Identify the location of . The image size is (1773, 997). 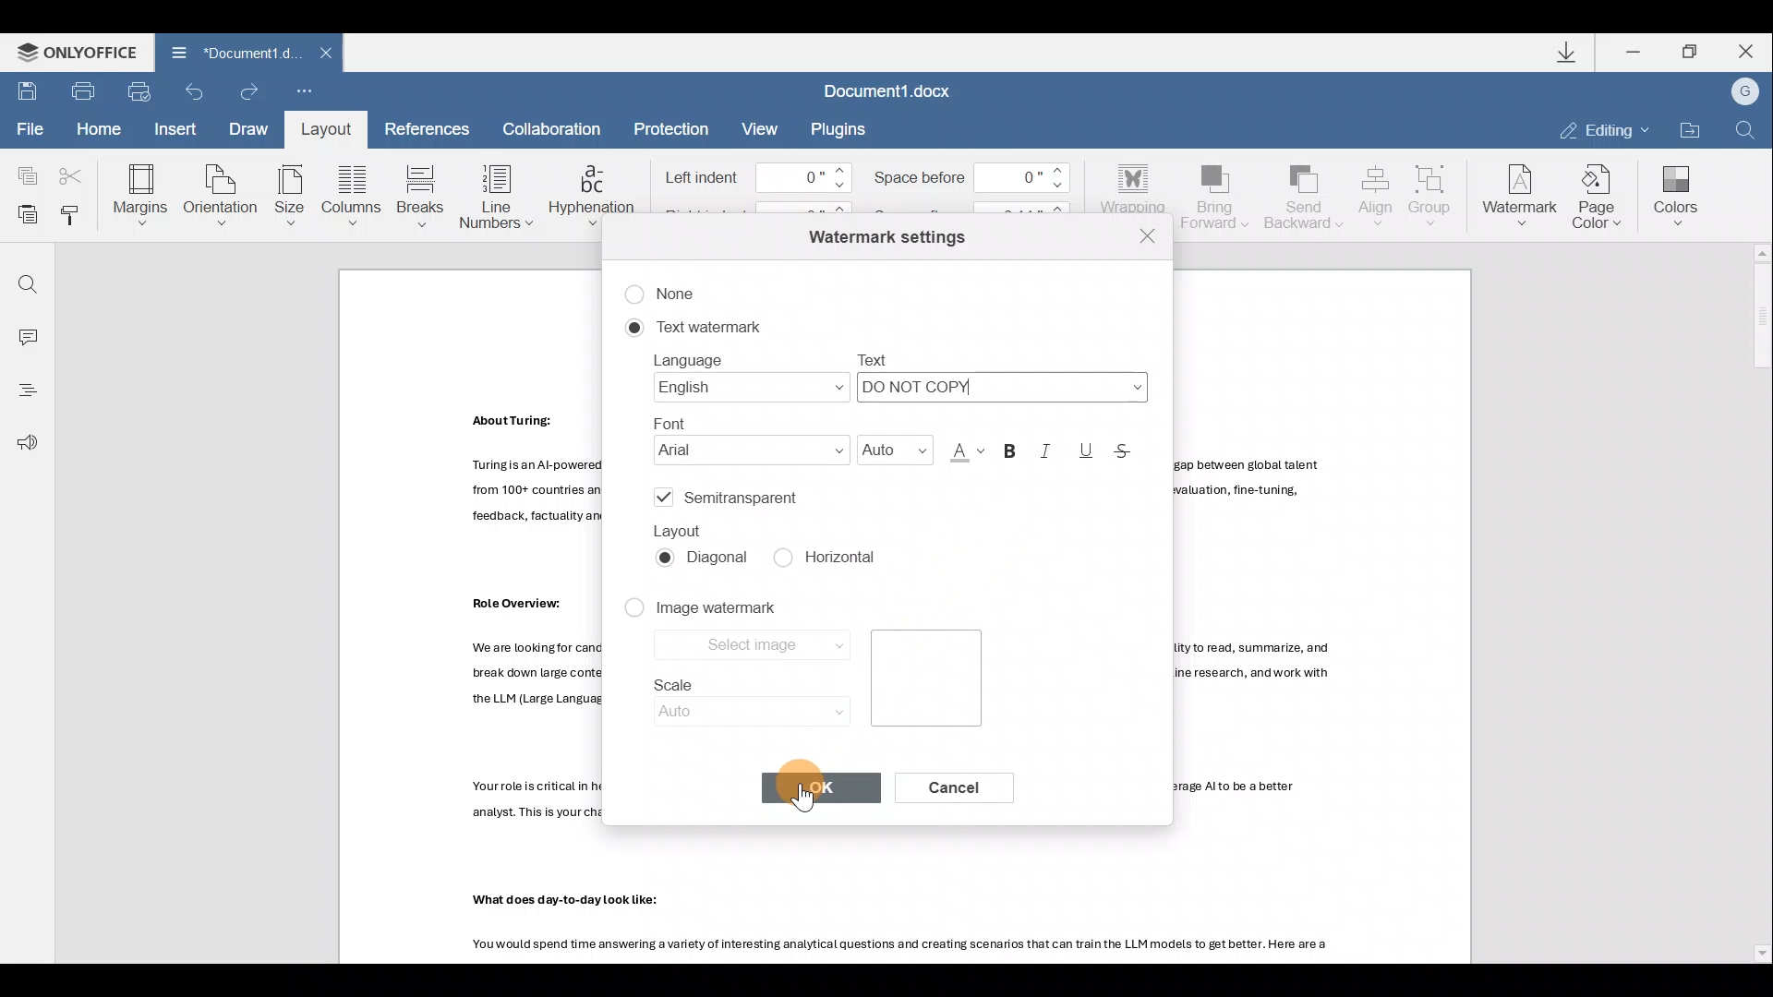
(514, 603).